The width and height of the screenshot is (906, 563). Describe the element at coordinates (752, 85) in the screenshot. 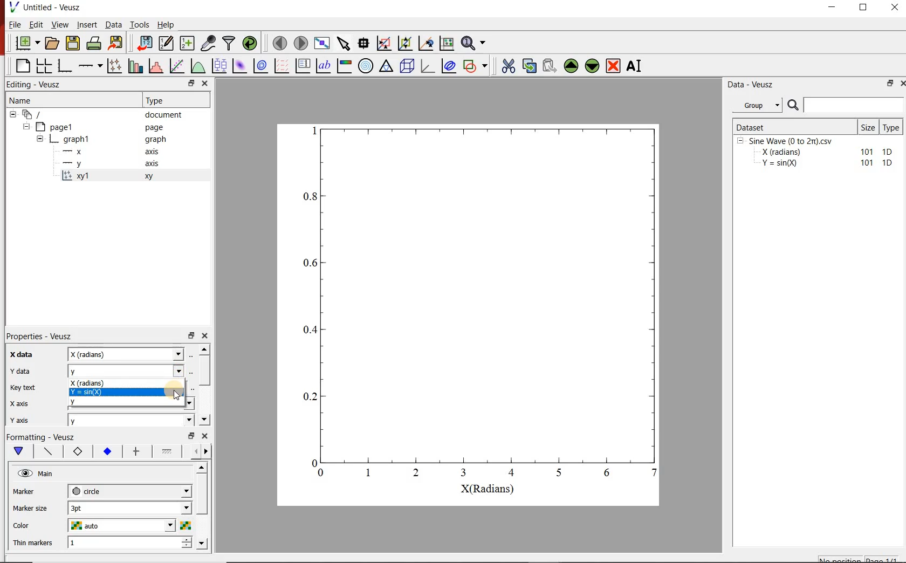

I see `Data - Veusz` at that location.